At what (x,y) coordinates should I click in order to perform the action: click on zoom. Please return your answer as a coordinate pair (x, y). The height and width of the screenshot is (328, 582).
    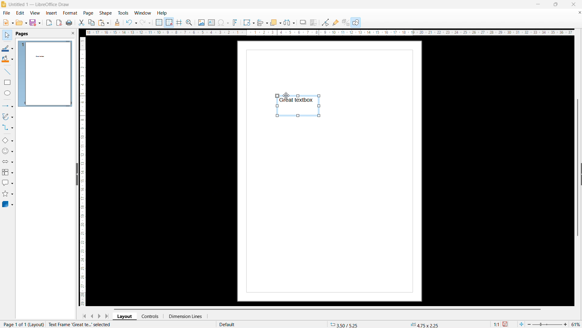
    Looking at the image, I should click on (190, 22).